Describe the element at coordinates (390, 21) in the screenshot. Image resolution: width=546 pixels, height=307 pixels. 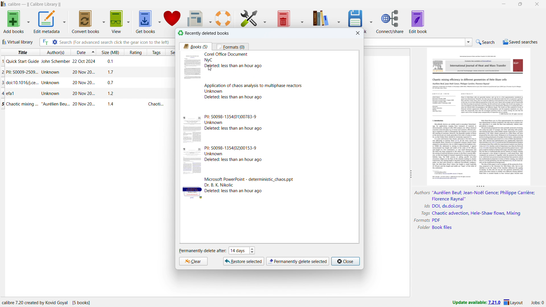
I see `connect/share` at that location.